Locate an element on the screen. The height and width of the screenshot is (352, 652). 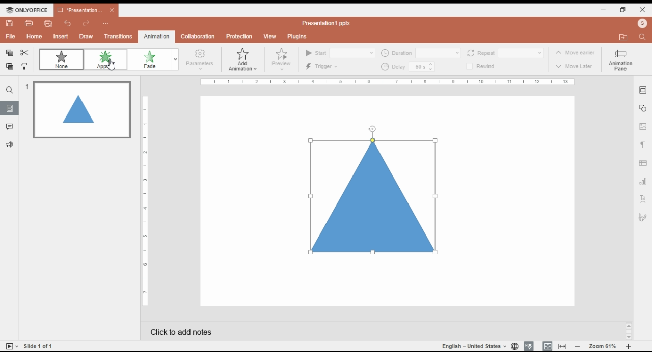
 is located at coordinates (643, 218).